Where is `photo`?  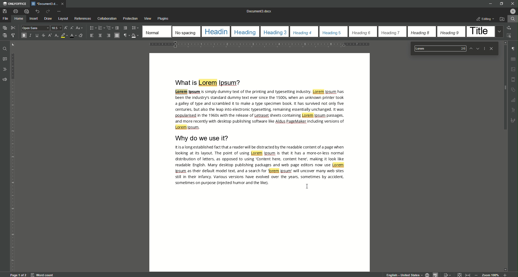 photo is located at coordinates (513, 68).